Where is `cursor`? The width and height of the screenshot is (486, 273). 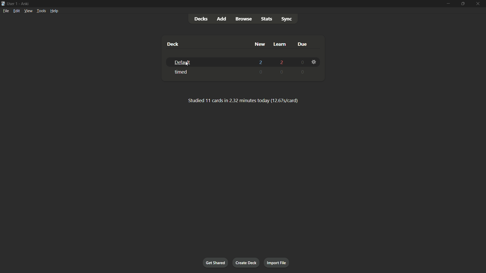
cursor is located at coordinates (189, 66).